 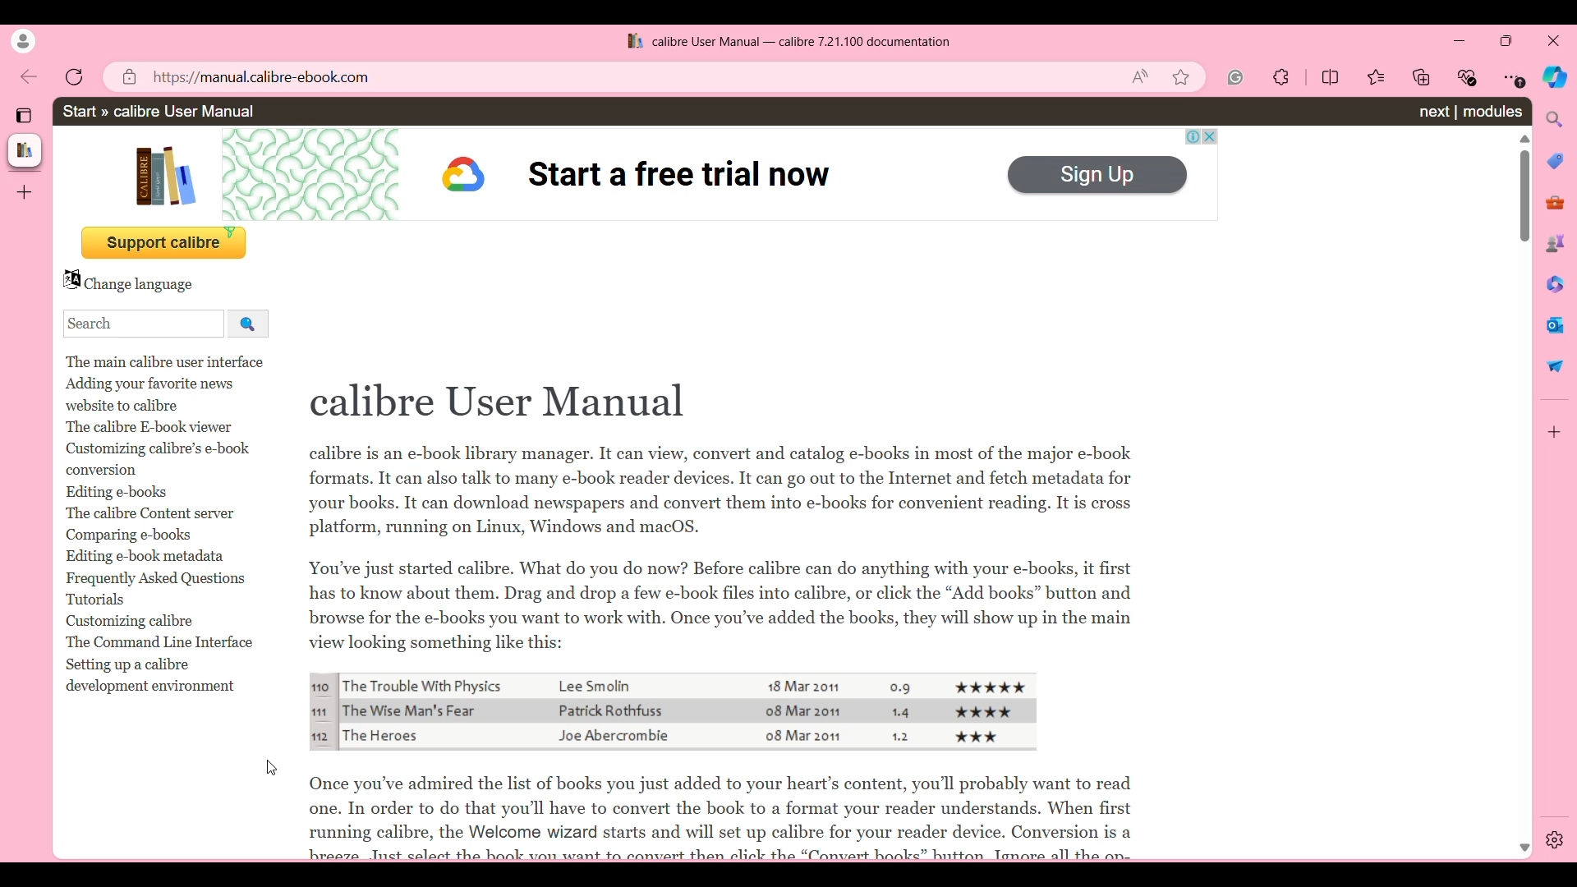 What do you see at coordinates (1555, 325) in the screenshot?
I see `Send messages ` at bounding box center [1555, 325].